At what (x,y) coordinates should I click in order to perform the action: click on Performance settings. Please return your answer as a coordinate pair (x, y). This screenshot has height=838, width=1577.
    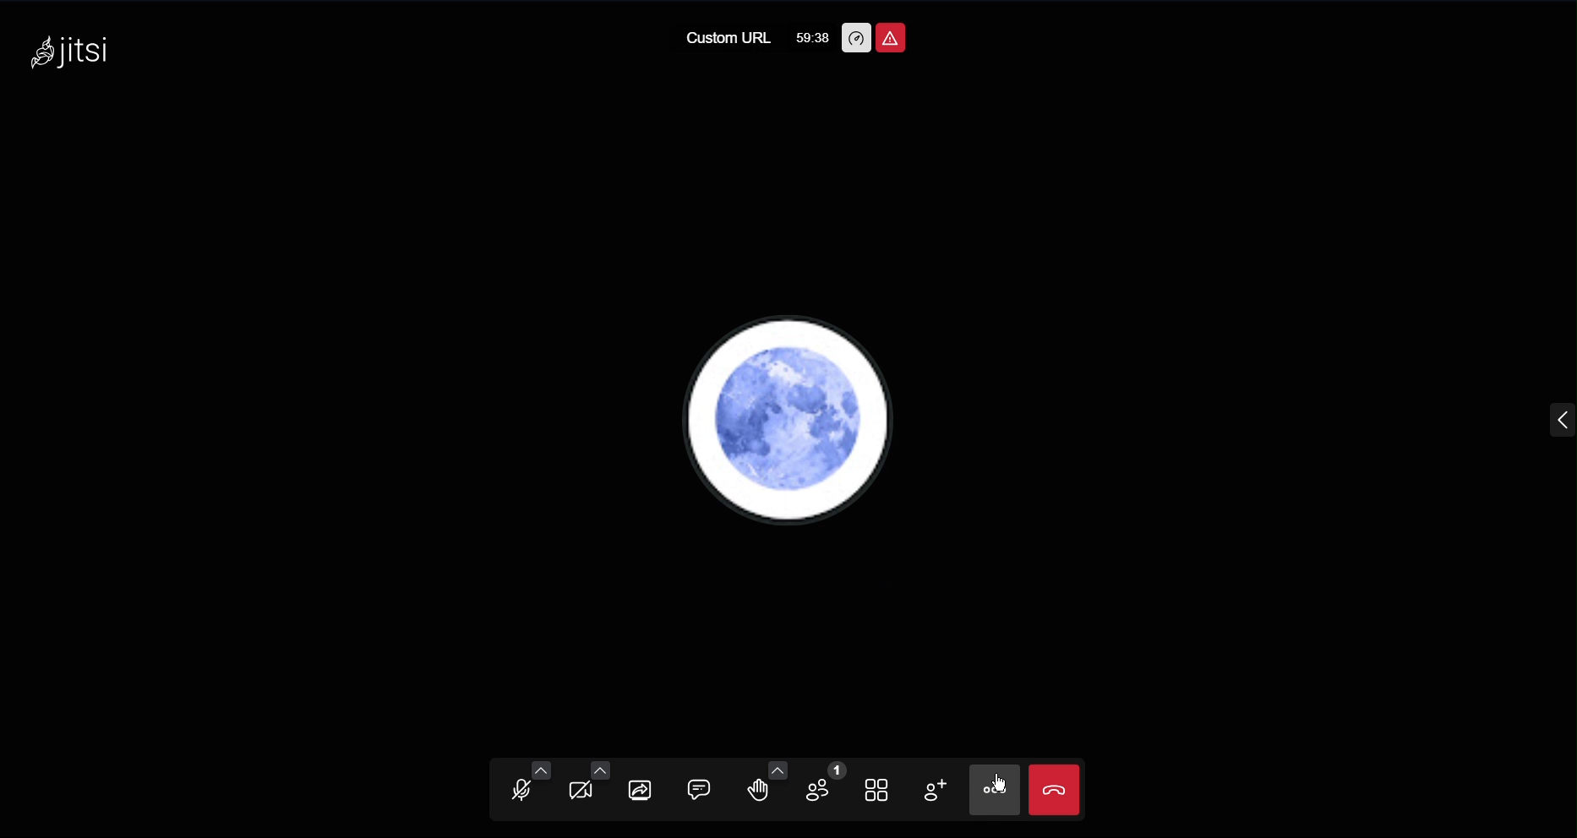
    Looking at the image, I should click on (858, 36).